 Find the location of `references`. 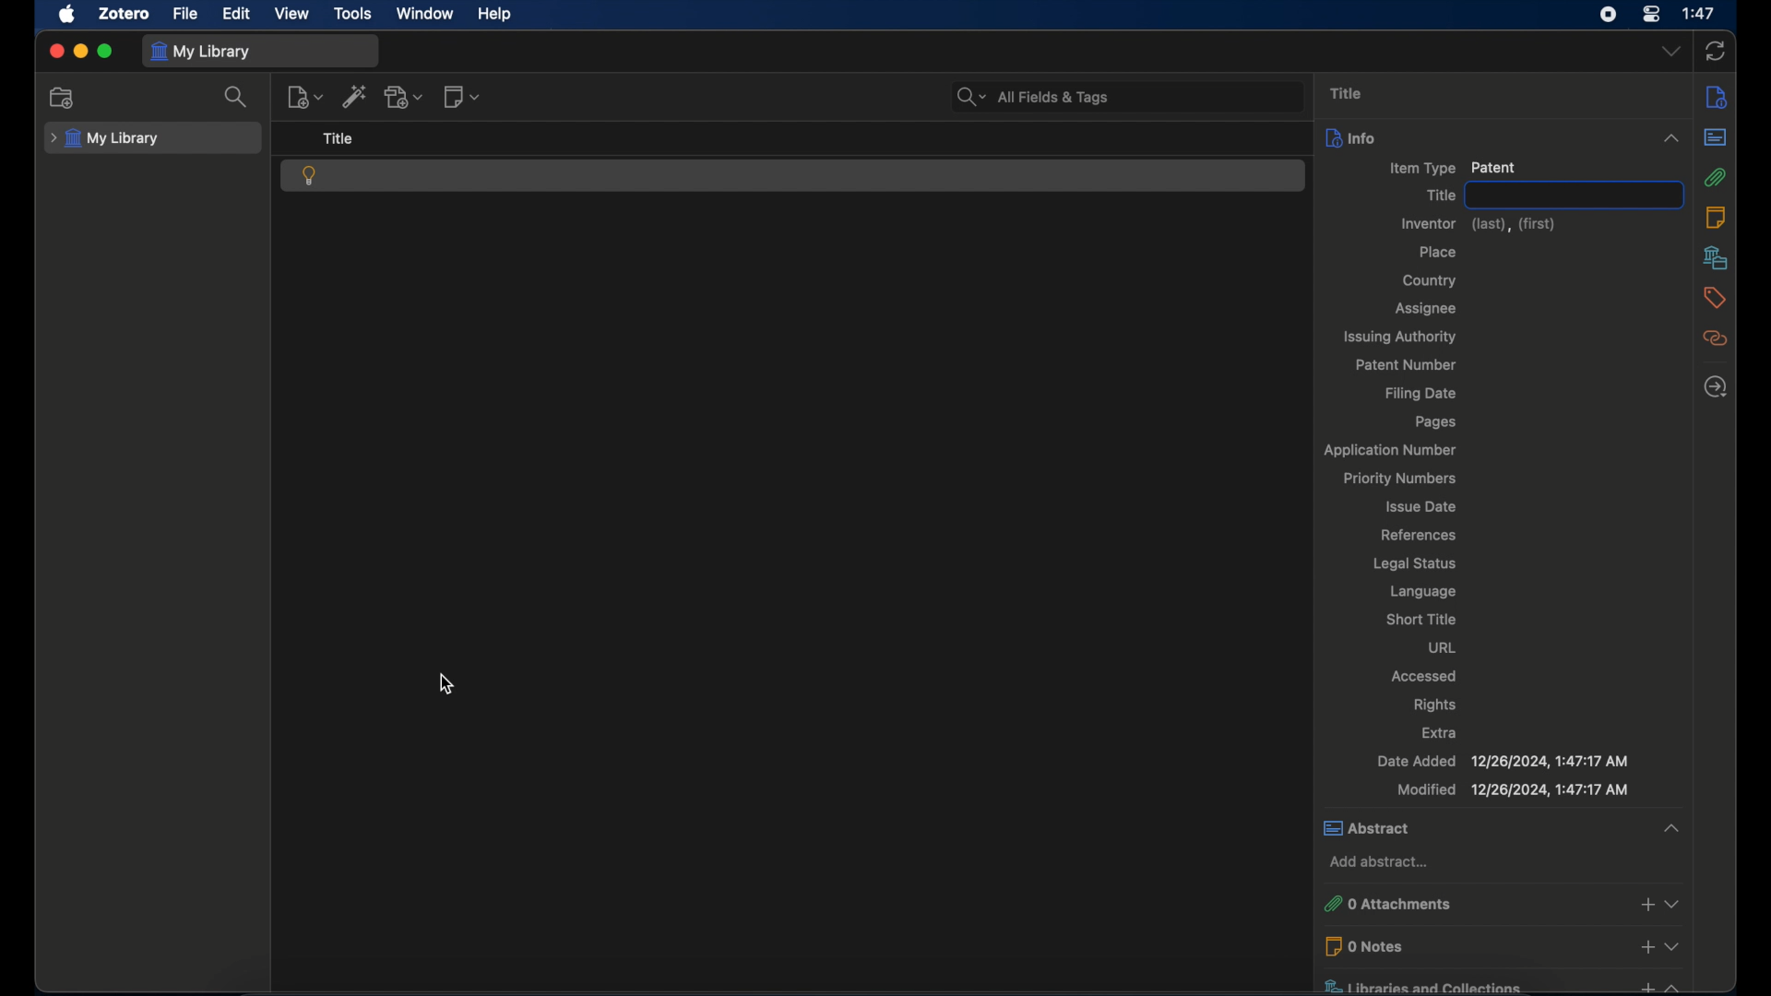

references is located at coordinates (1417, 536).